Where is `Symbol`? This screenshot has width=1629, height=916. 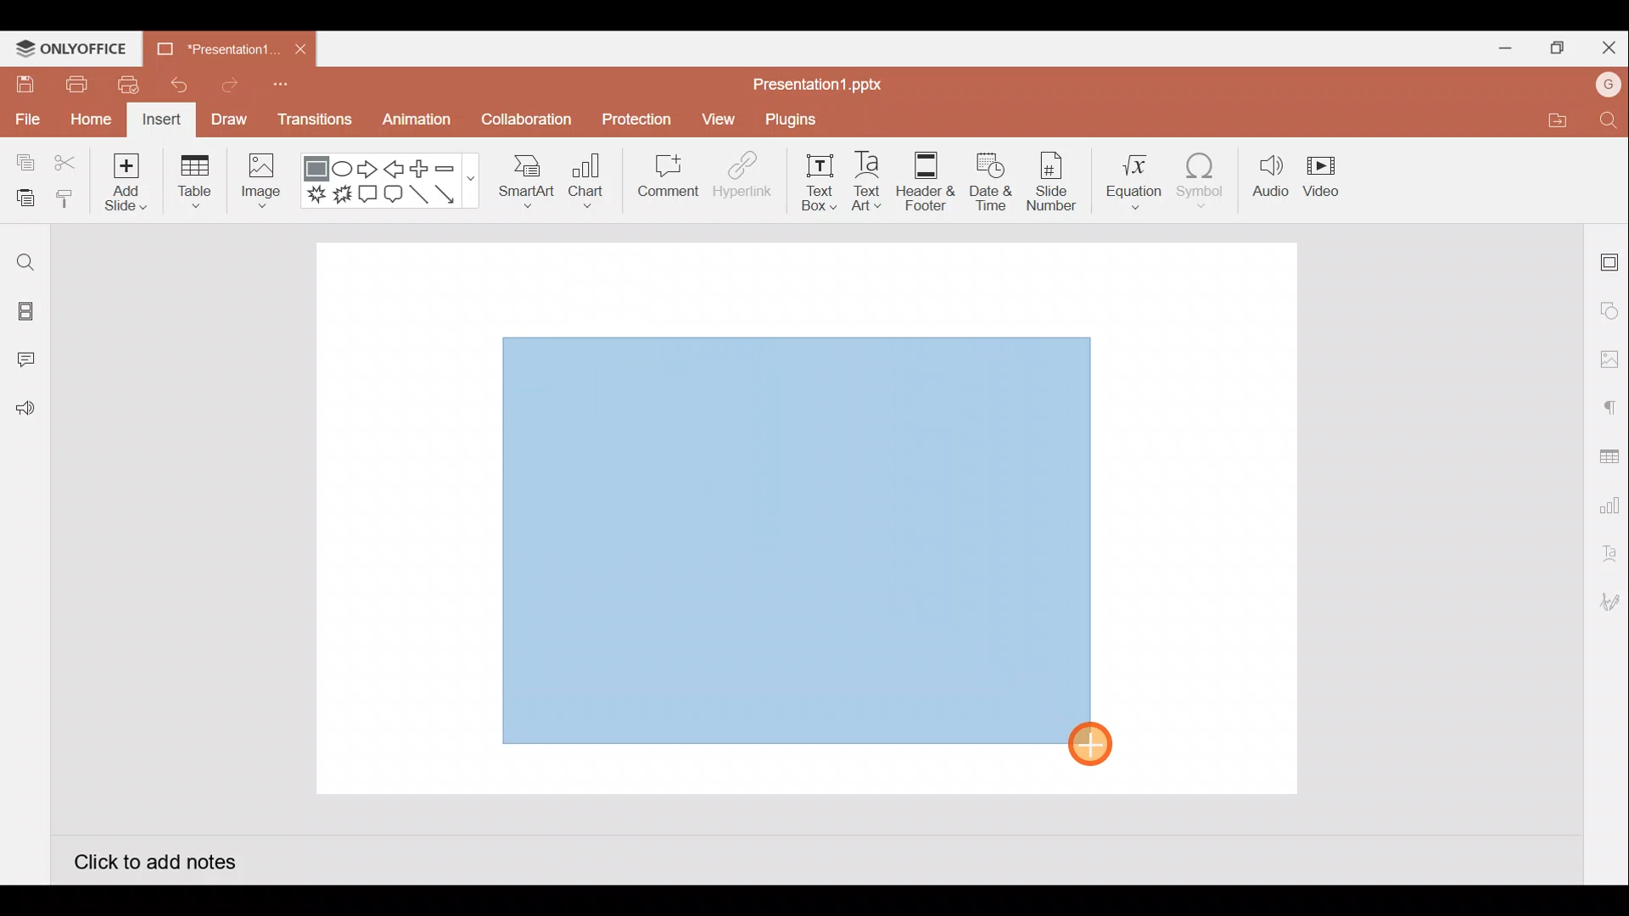
Symbol is located at coordinates (1201, 176).